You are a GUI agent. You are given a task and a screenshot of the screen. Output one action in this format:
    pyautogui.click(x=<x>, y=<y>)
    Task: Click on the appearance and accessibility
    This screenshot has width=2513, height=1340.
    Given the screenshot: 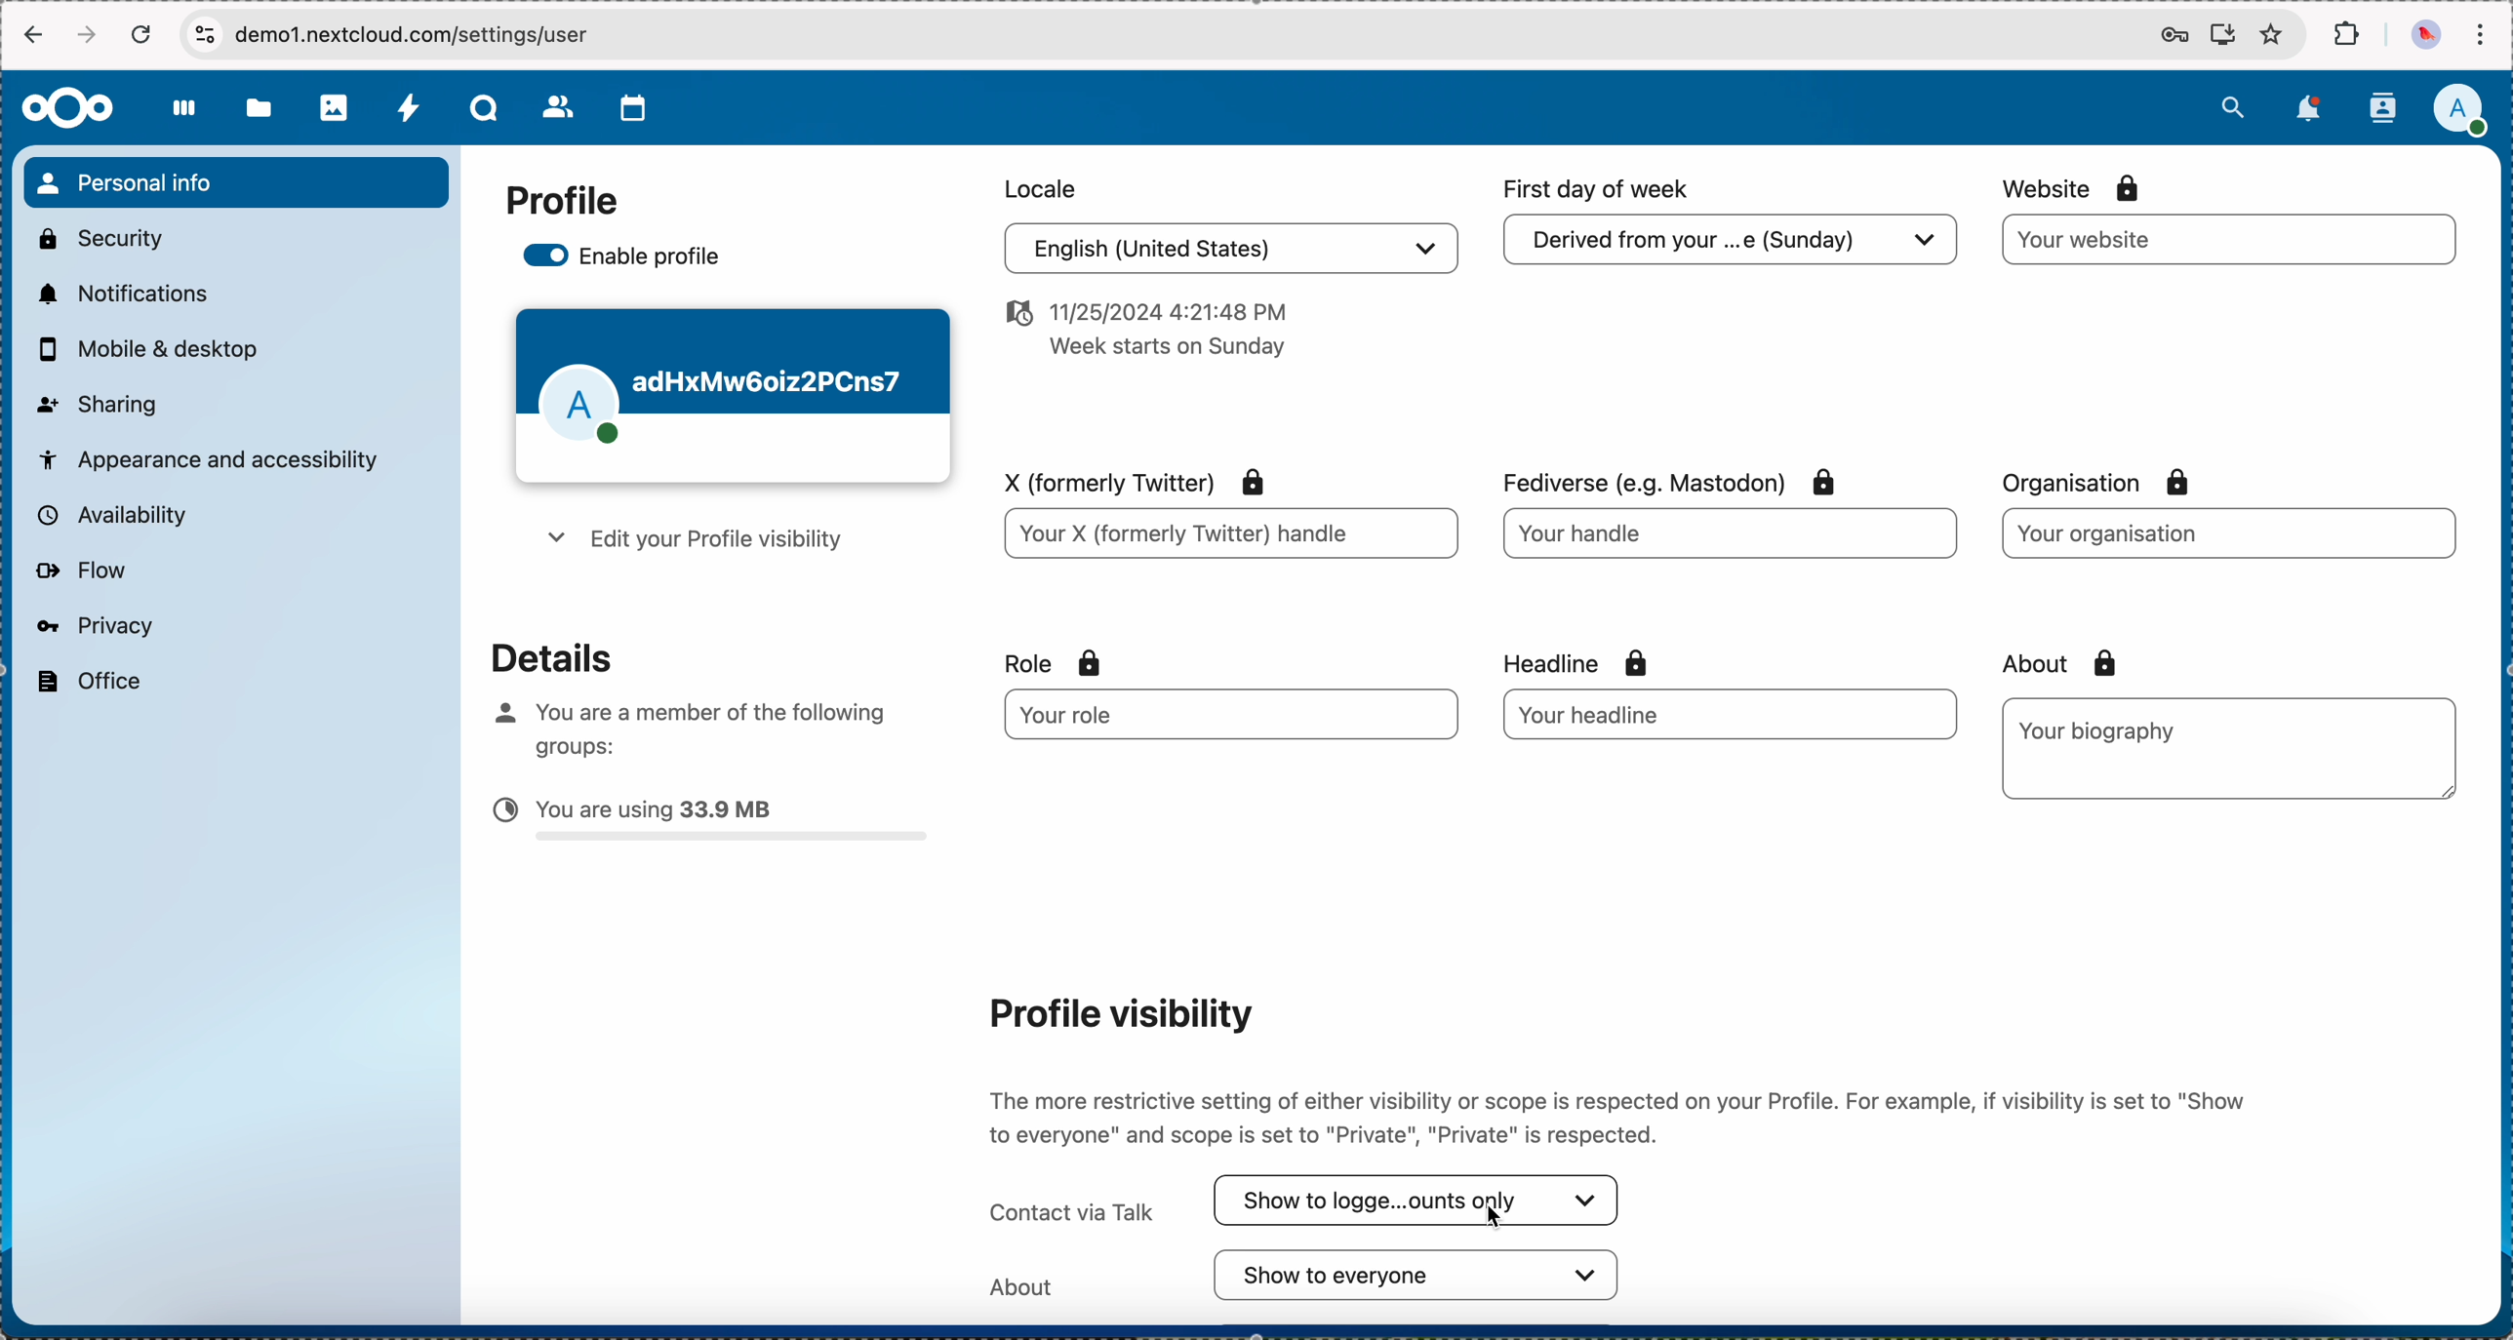 What is the action you would take?
    pyautogui.click(x=211, y=457)
    